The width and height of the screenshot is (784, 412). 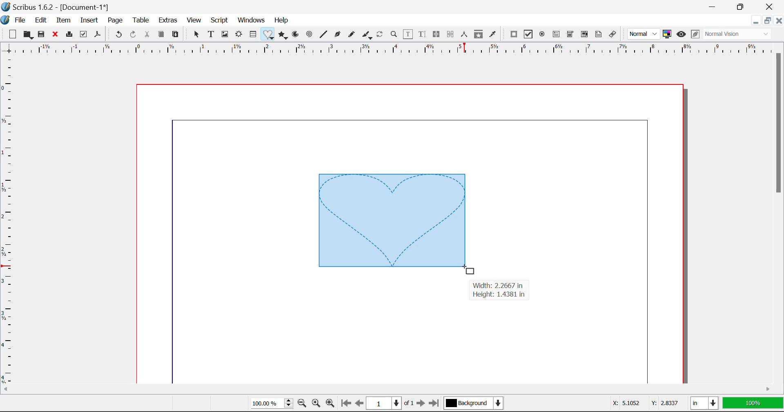 What do you see at coordinates (117, 35) in the screenshot?
I see `Undo` at bounding box center [117, 35].